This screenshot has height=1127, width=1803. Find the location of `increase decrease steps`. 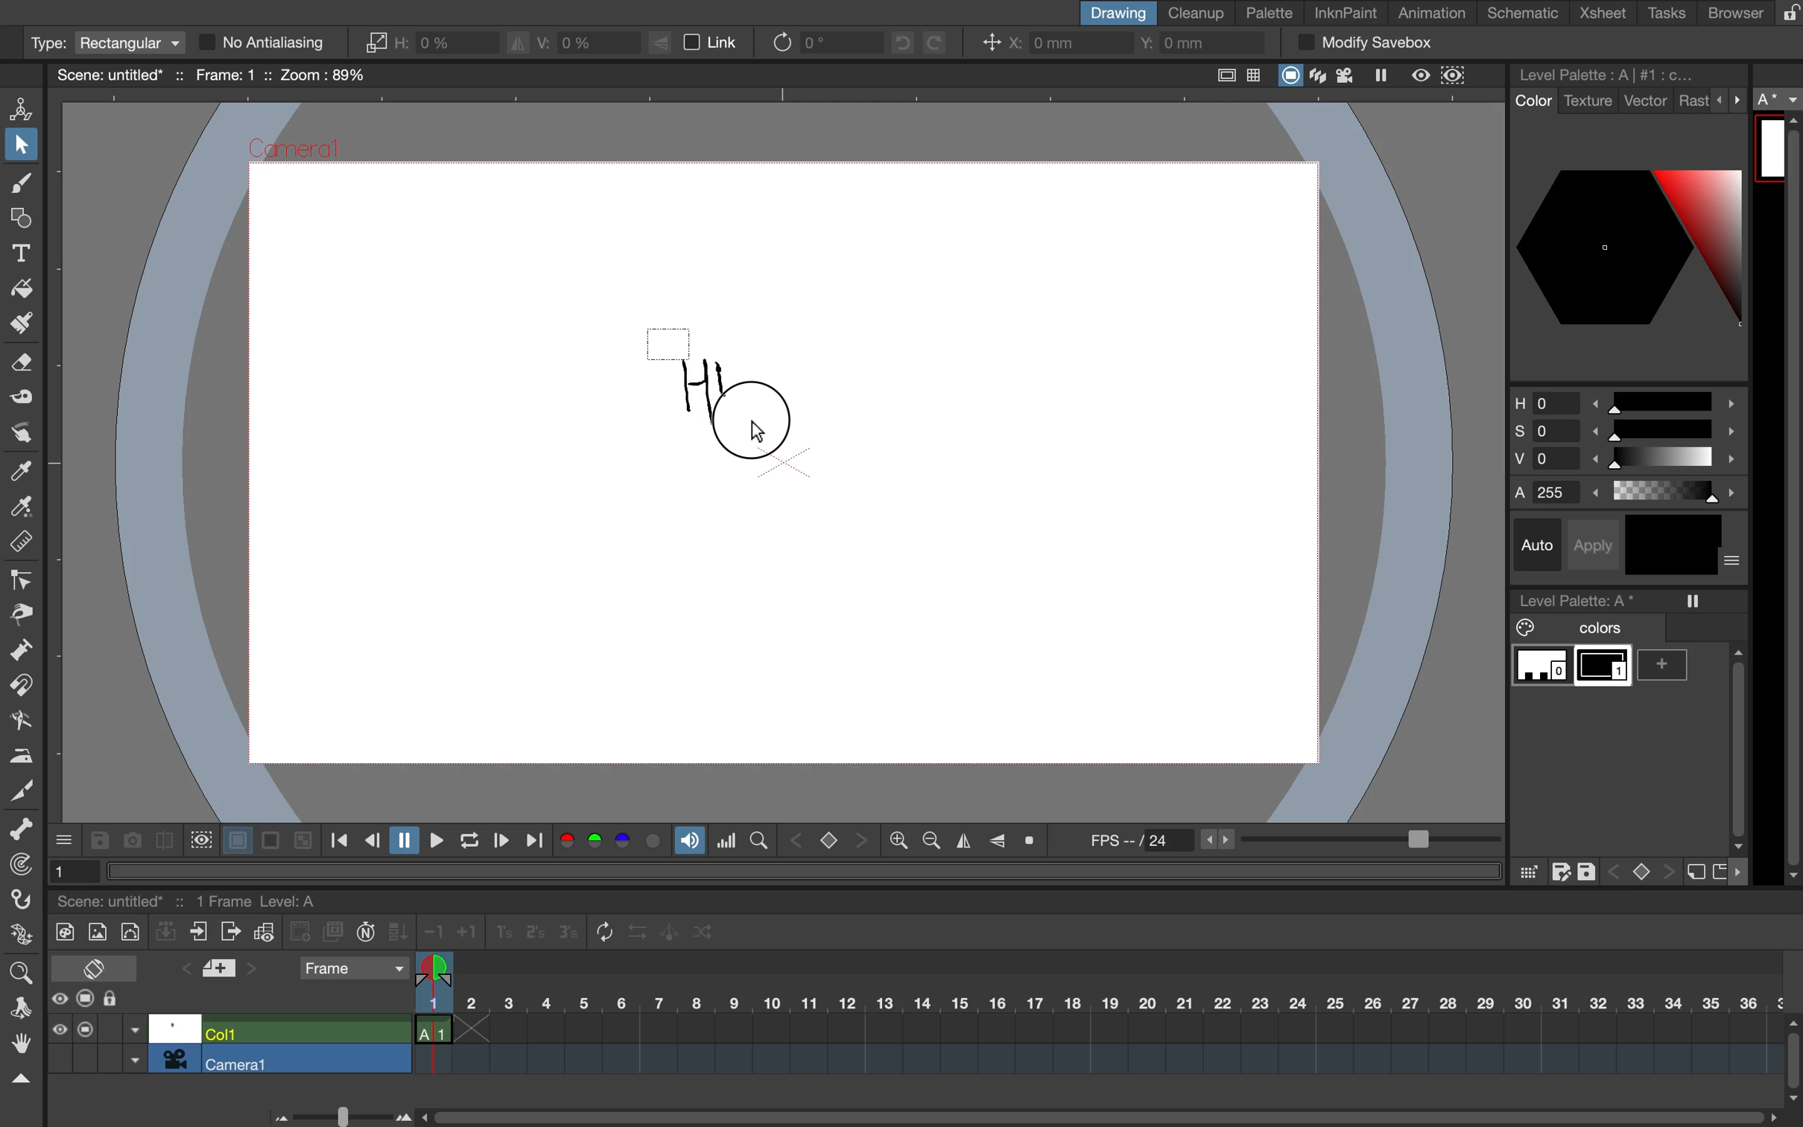

increase decrease steps is located at coordinates (446, 932).